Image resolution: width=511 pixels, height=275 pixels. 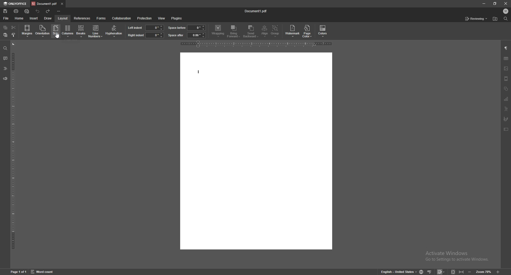 I want to click on onlyoffice, so click(x=15, y=4).